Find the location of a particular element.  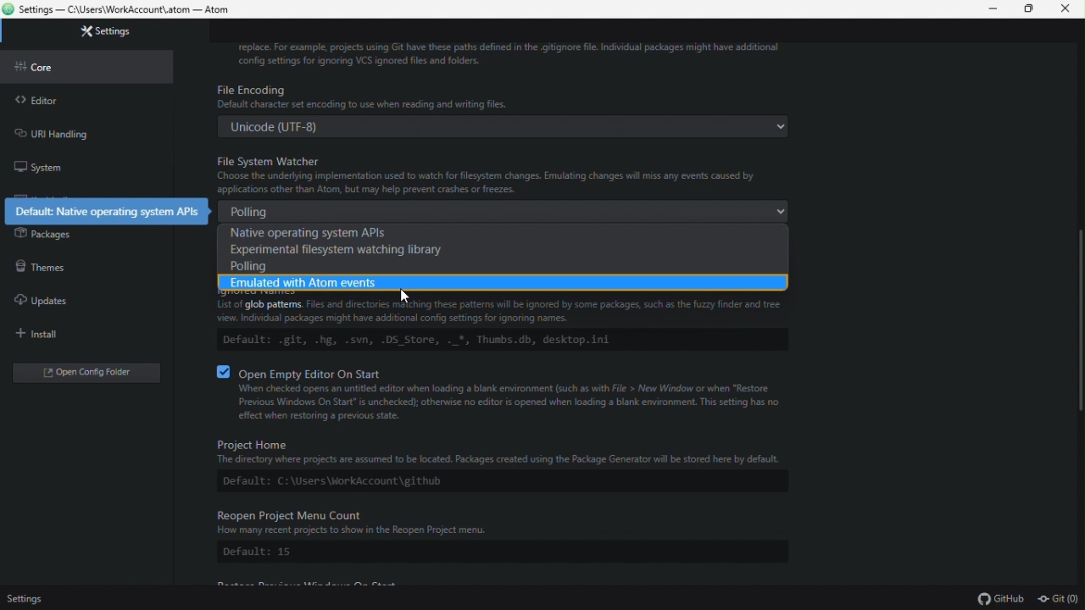

Themes is located at coordinates (76, 264).